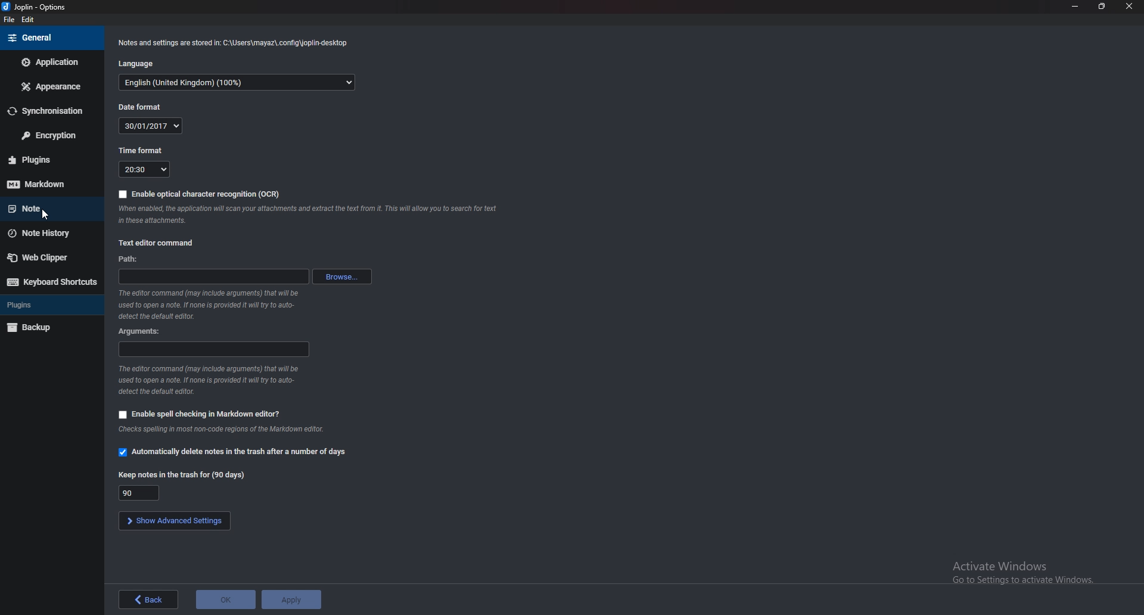  I want to click on path, so click(132, 259).